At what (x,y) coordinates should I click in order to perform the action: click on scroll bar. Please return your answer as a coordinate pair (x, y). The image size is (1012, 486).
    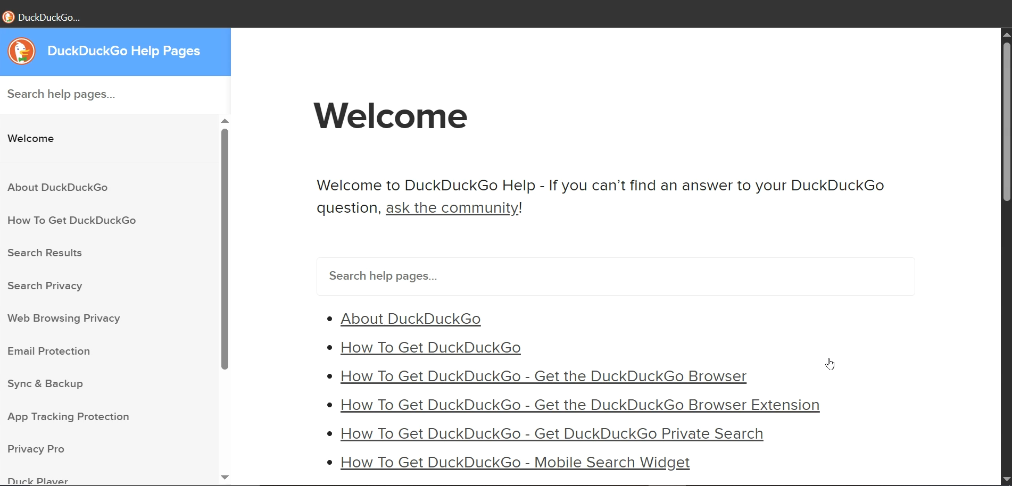
    Looking at the image, I should click on (1004, 192).